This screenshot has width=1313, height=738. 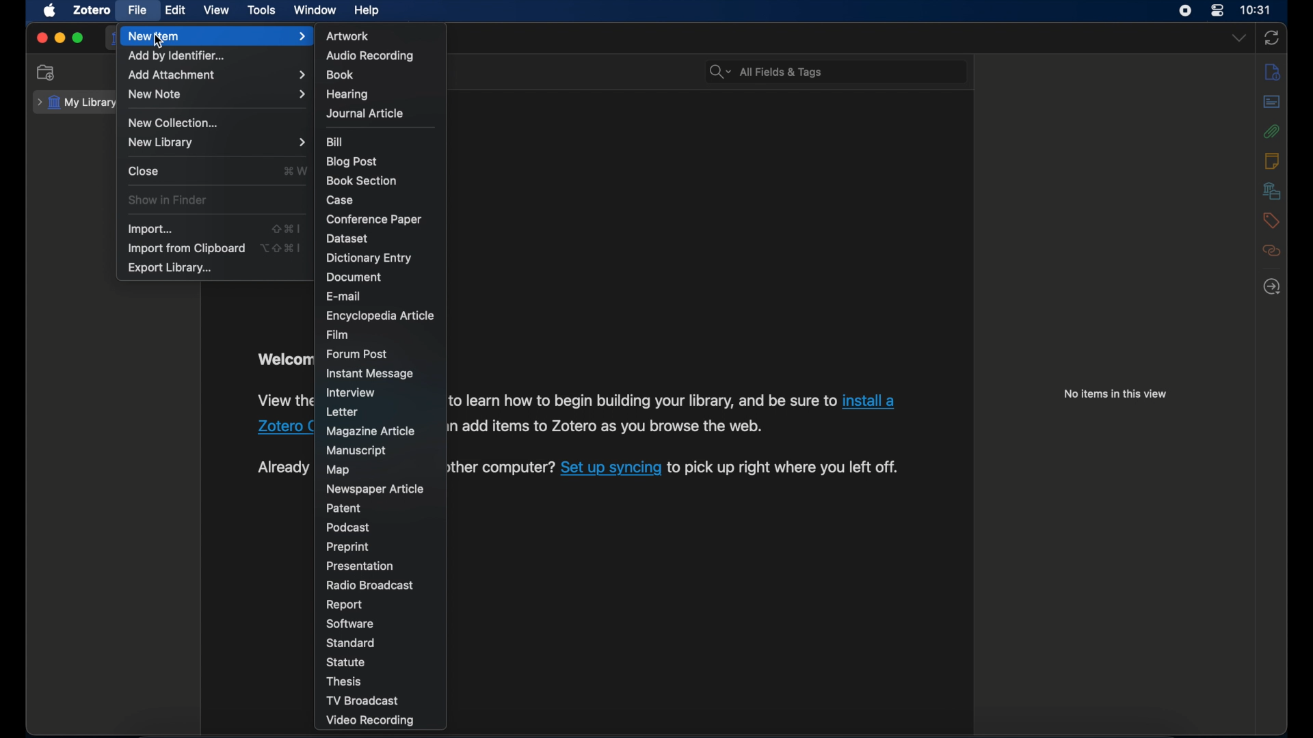 What do you see at coordinates (1272, 191) in the screenshot?
I see `libraries` at bounding box center [1272, 191].